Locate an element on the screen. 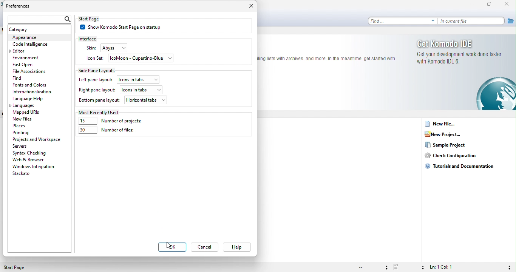 The image size is (516, 272). code intelligence is located at coordinates (30, 45).